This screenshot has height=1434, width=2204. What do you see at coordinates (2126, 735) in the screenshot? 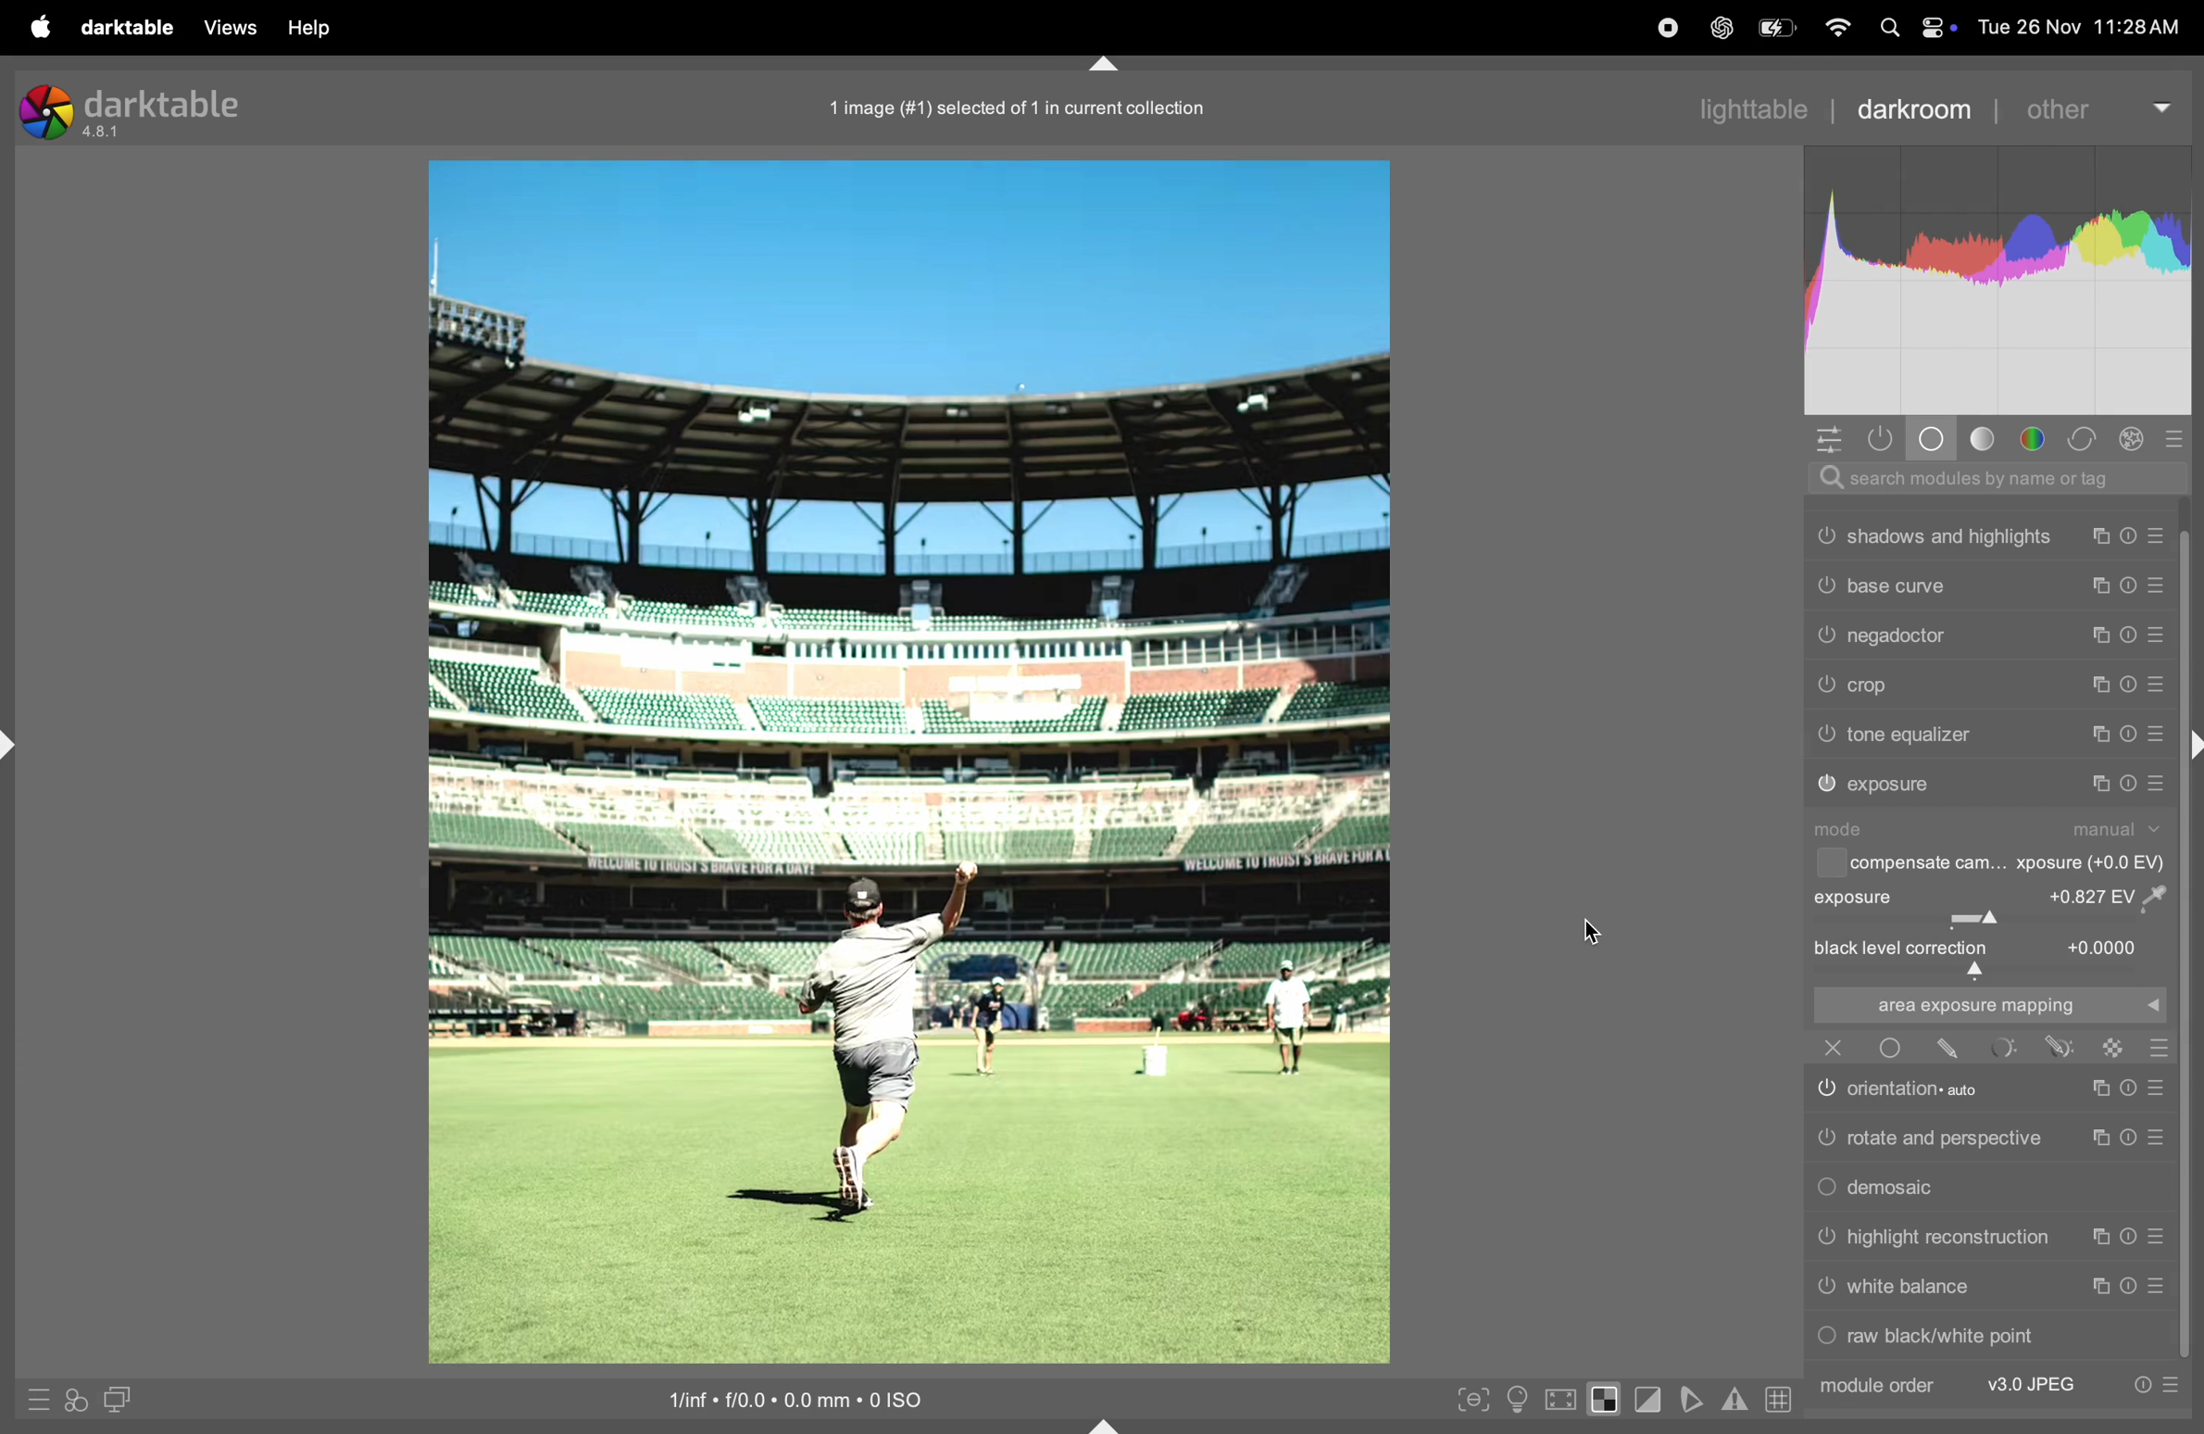
I see `reset presets` at bounding box center [2126, 735].